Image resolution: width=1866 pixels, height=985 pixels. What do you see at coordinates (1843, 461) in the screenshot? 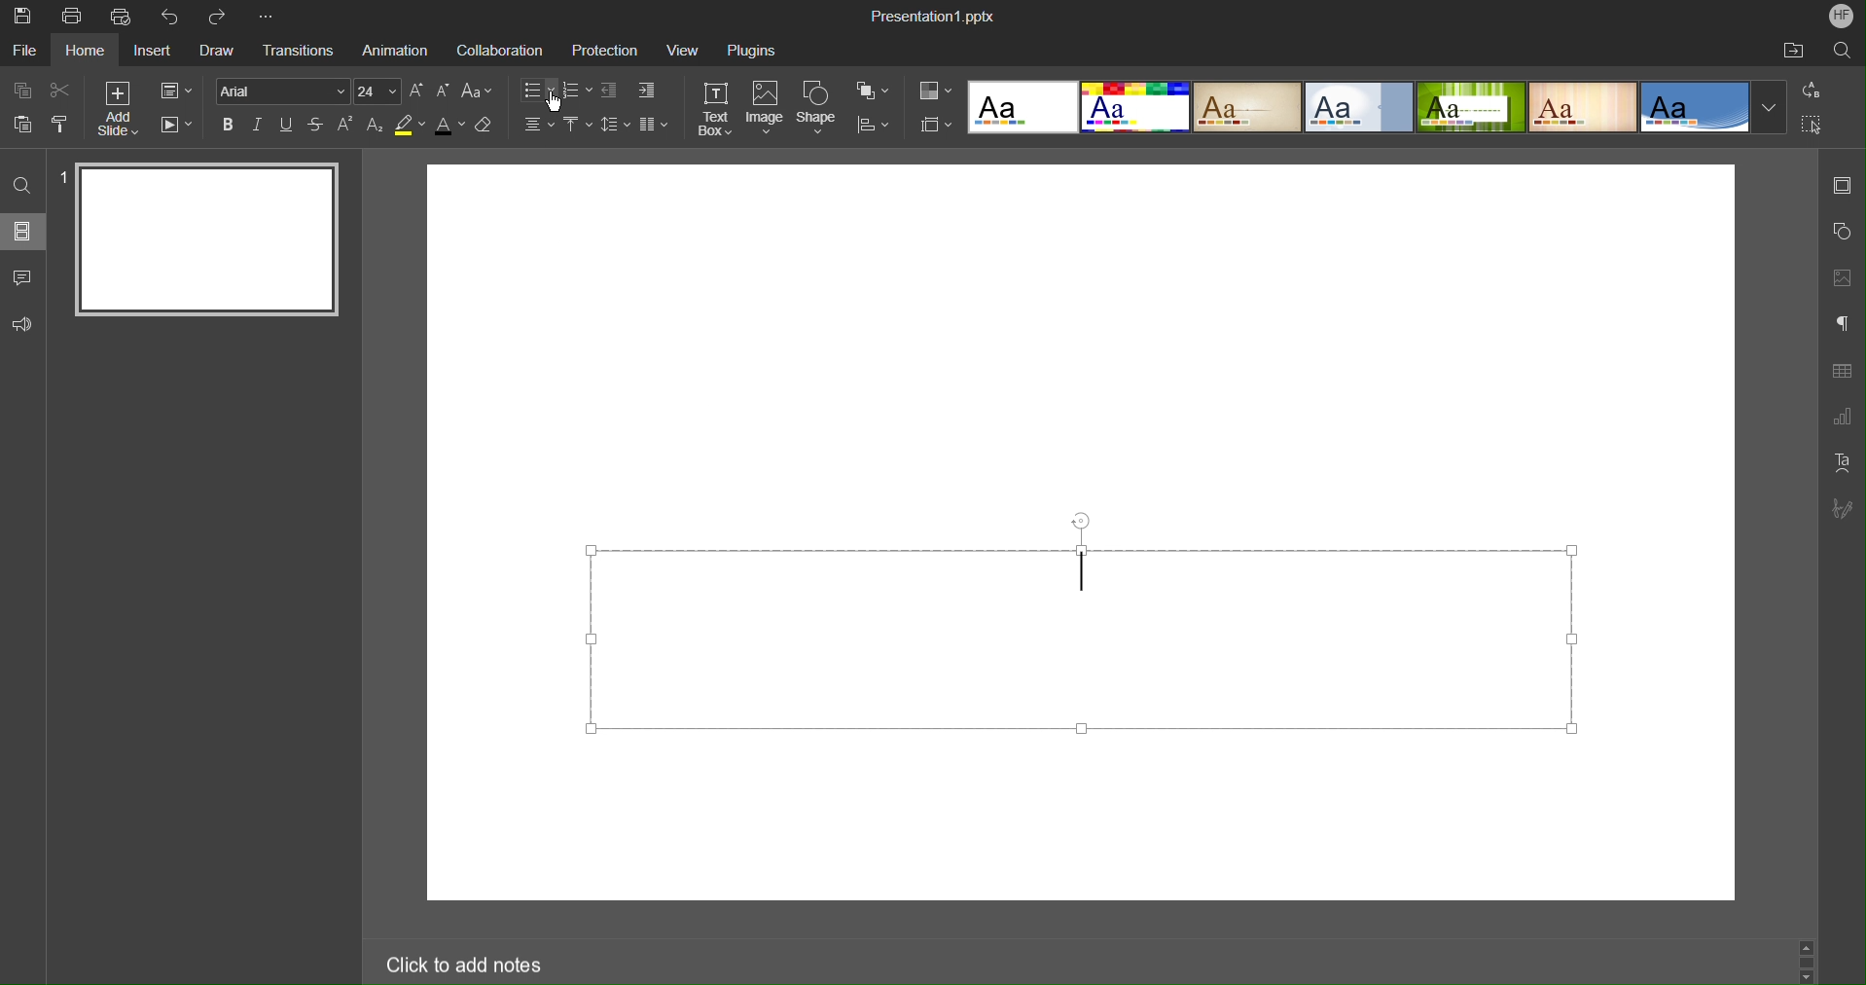
I see `Text Art` at bounding box center [1843, 461].